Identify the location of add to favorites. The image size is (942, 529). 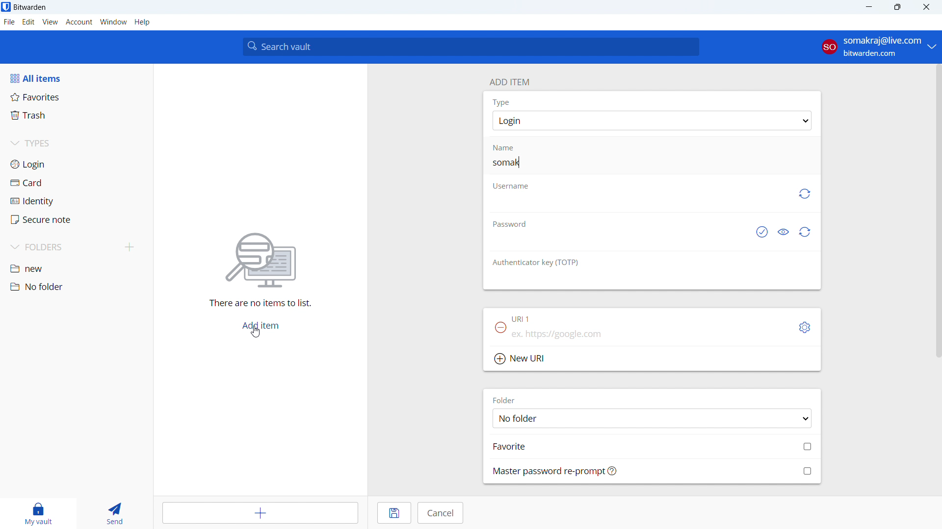
(653, 446).